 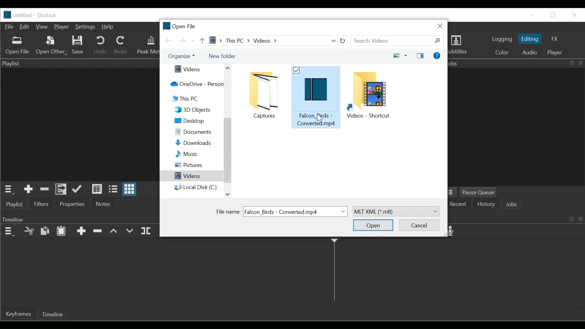 I want to click on Add the files to the playlist, so click(x=61, y=189).